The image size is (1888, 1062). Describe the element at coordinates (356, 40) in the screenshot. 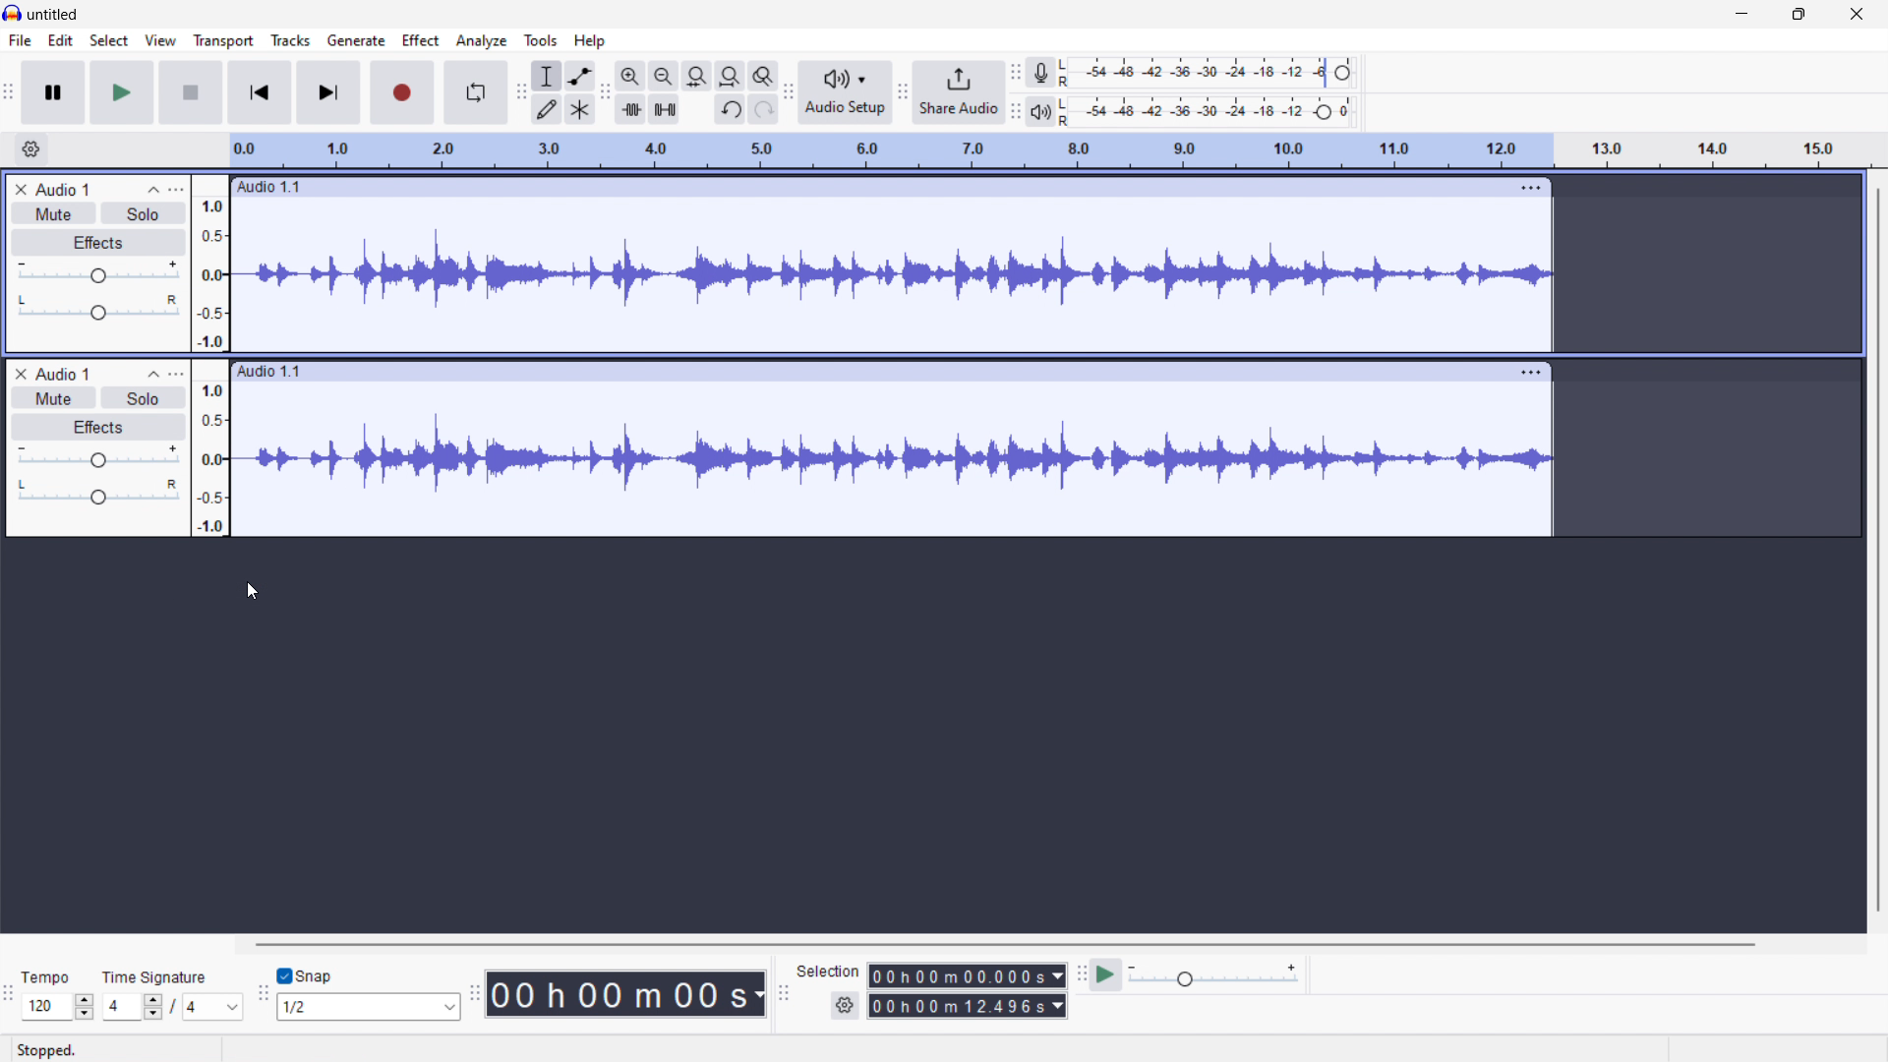

I see `generate` at that location.